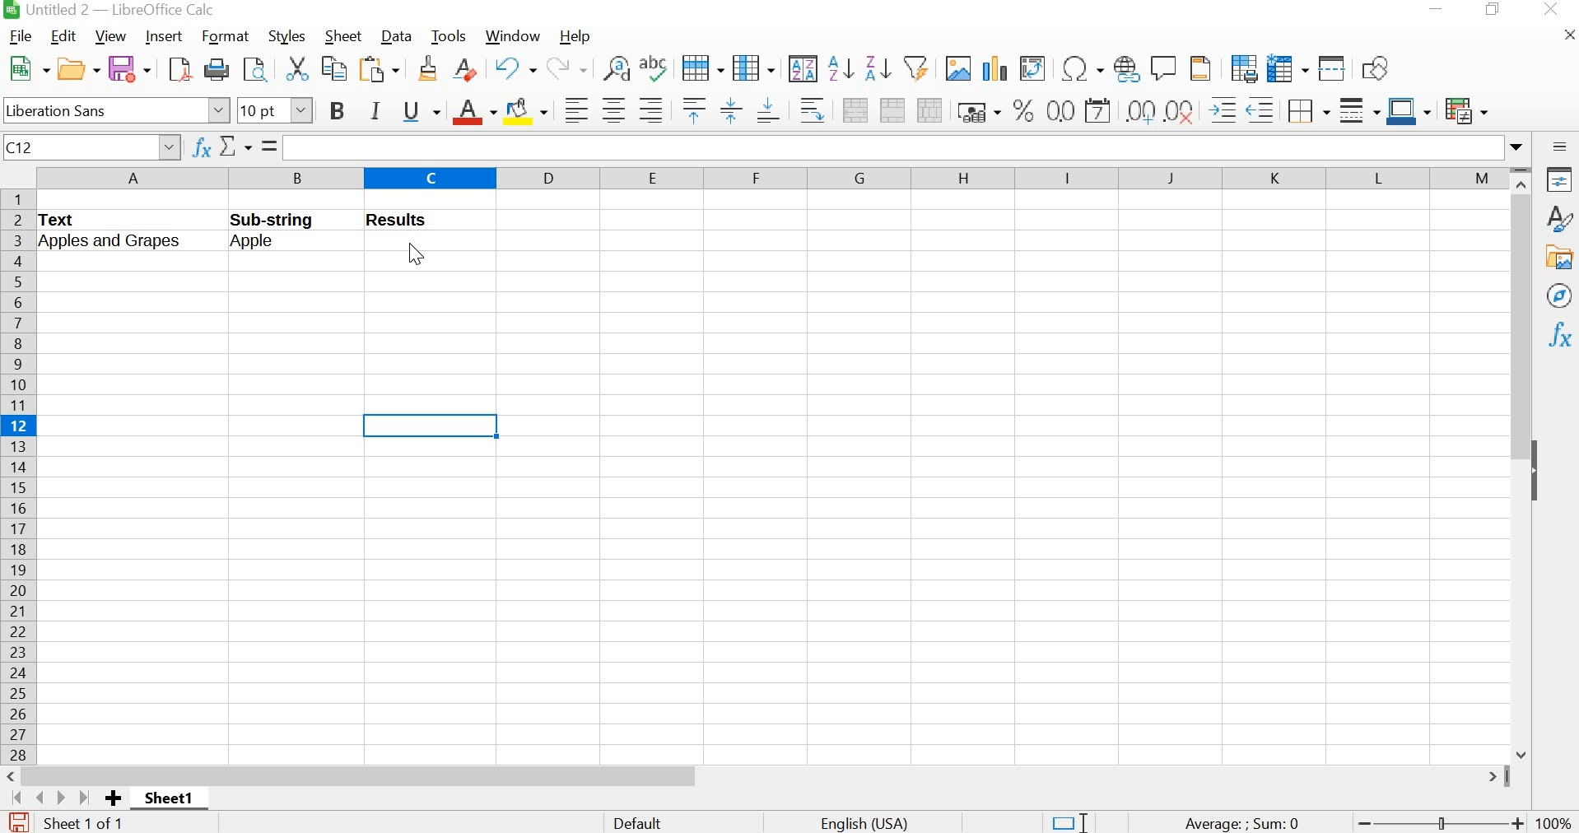 This screenshot has height=833, width=1579. Describe the element at coordinates (449, 37) in the screenshot. I see `tools` at that location.